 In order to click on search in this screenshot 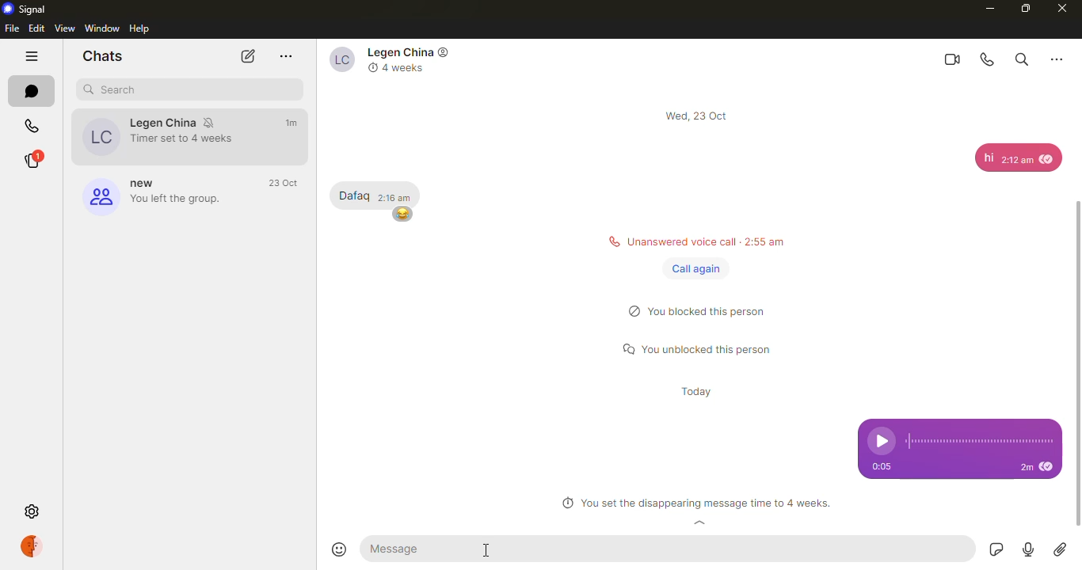, I will do `click(1020, 58)`.